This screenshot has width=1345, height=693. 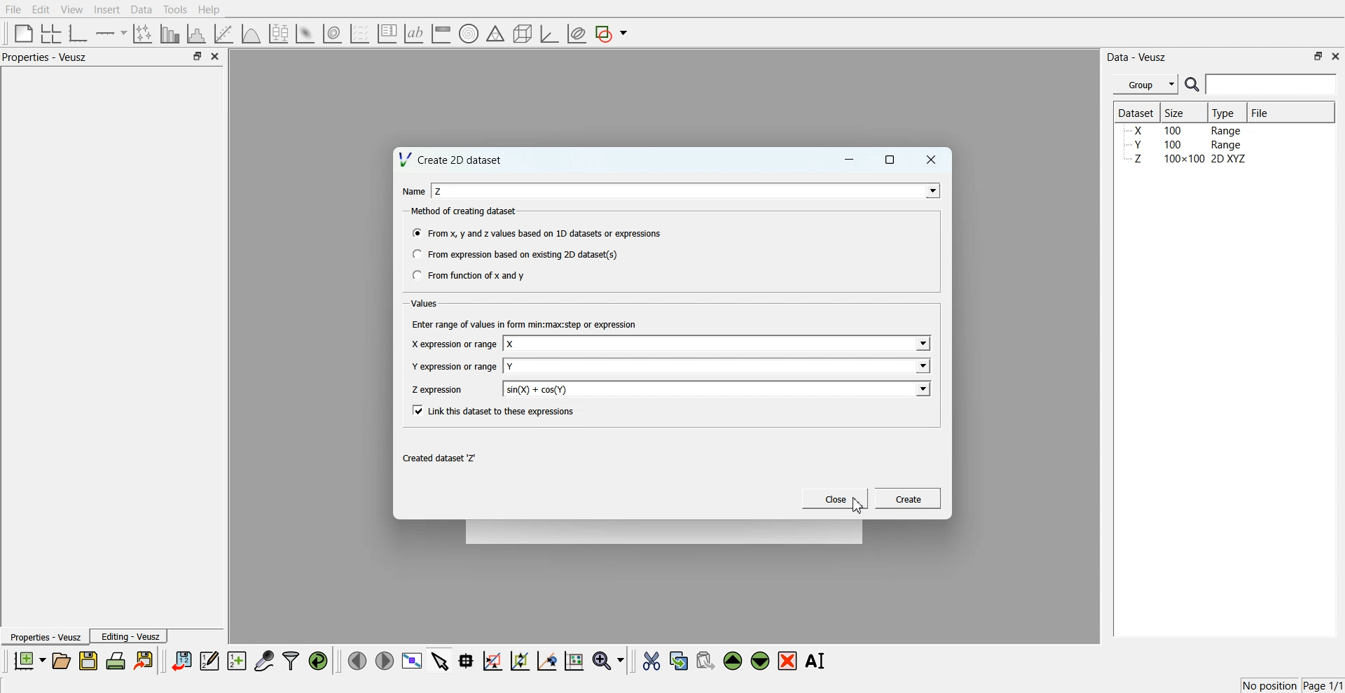 What do you see at coordinates (452, 159) in the screenshot?
I see `V/ Create 2D dataset` at bounding box center [452, 159].